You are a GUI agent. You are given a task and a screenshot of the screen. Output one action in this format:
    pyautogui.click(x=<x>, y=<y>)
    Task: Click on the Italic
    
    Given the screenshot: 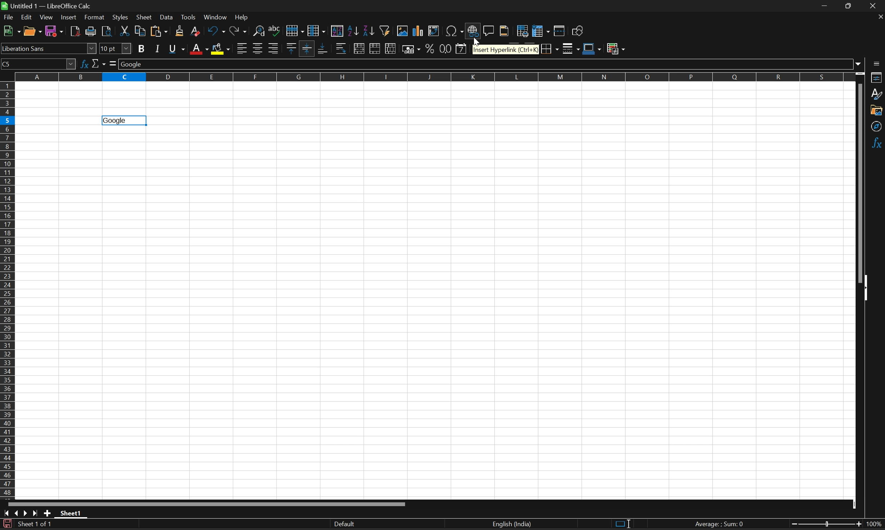 What is the action you would take?
    pyautogui.click(x=159, y=49)
    